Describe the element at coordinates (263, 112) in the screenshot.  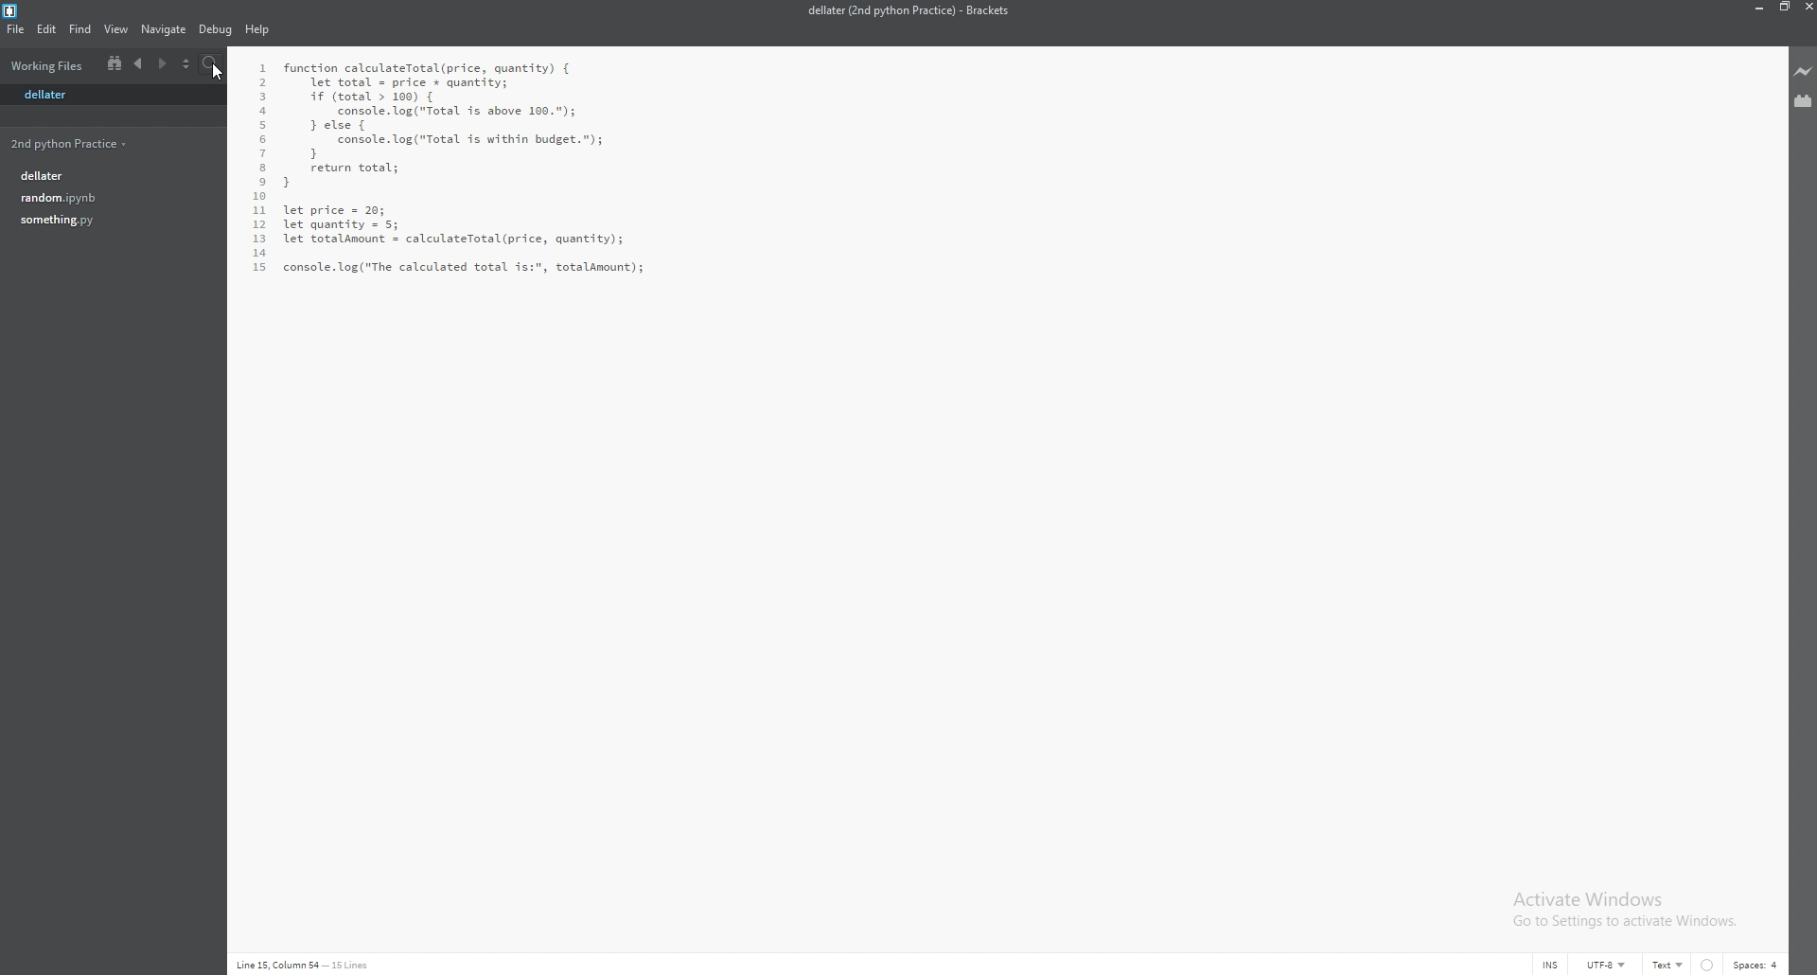
I see `4` at that location.